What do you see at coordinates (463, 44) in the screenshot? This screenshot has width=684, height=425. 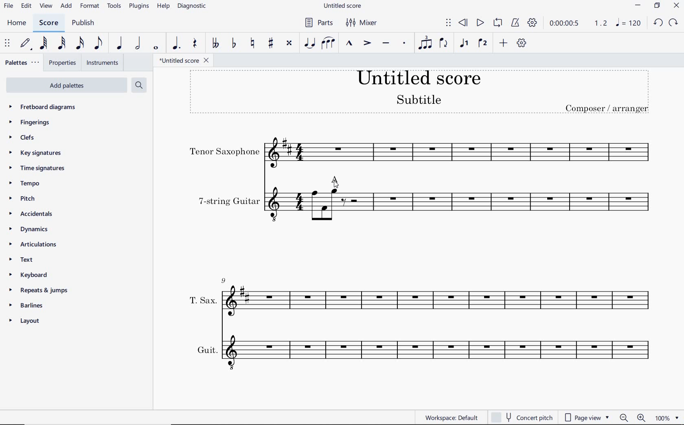 I see `VOICE 1` at bounding box center [463, 44].